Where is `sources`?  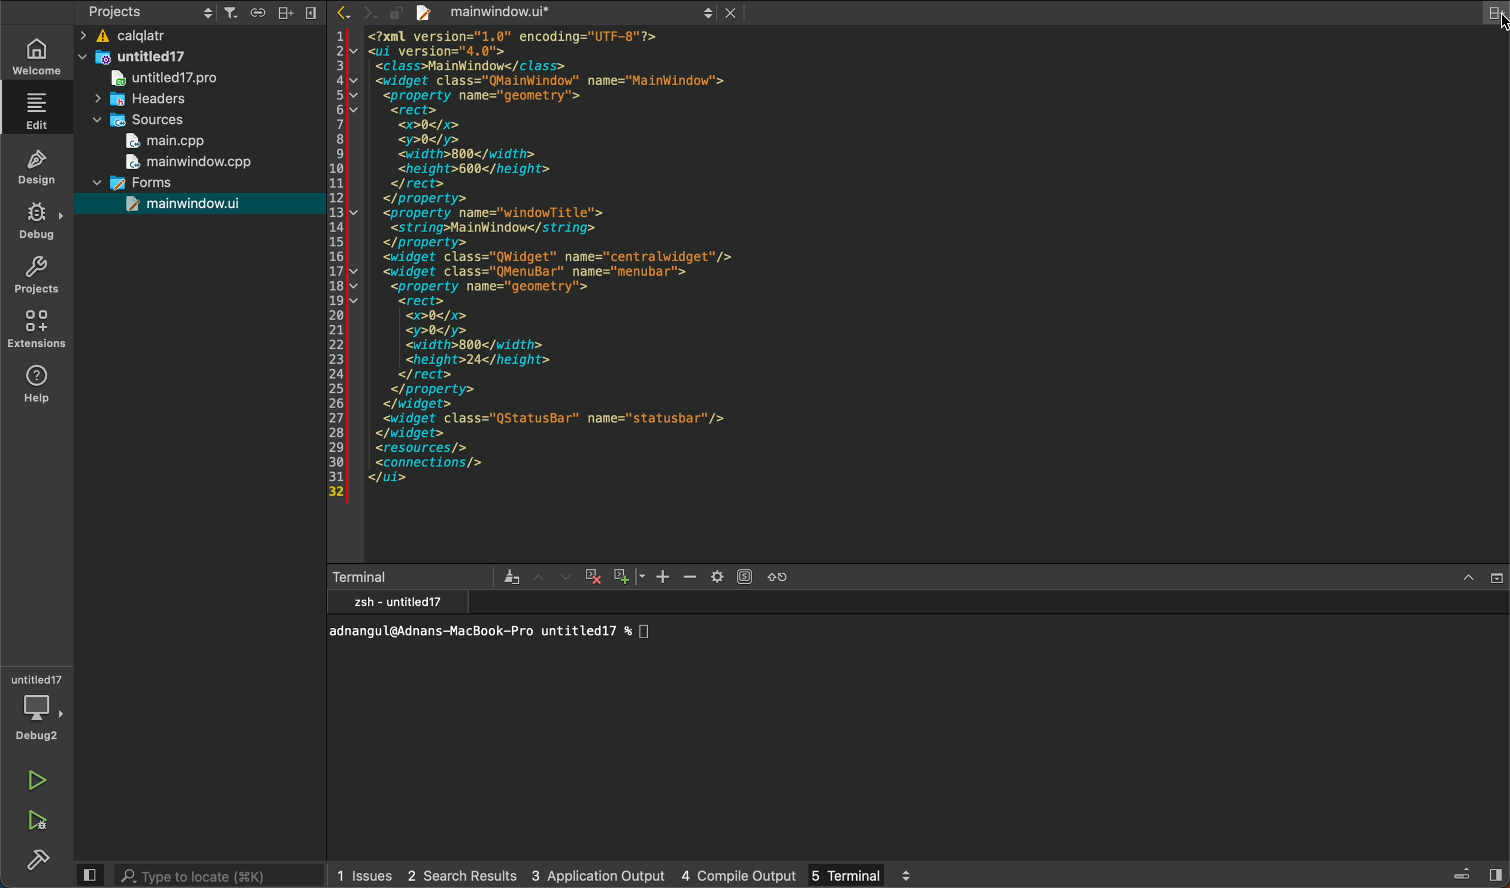
sources is located at coordinates (131, 122).